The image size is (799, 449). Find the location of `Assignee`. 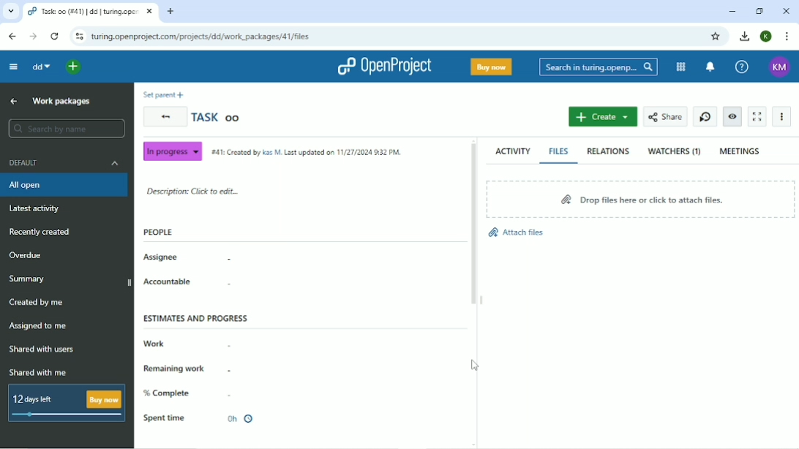

Assignee is located at coordinates (162, 257).